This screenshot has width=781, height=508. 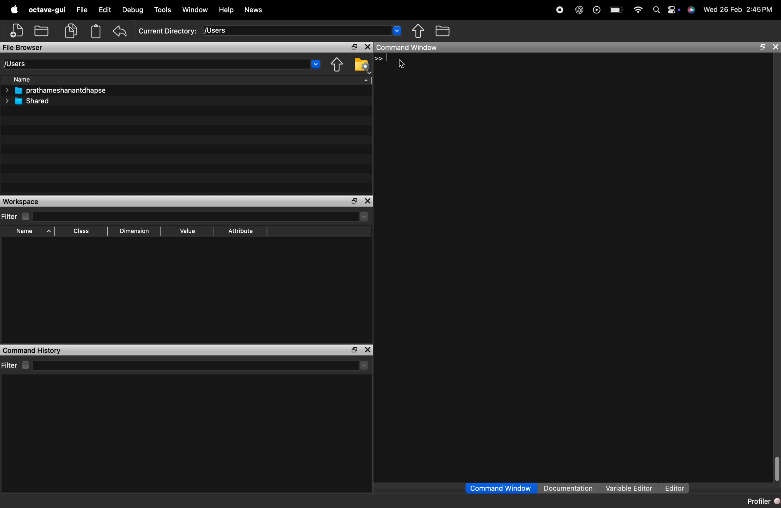 I want to click on add, so click(x=13, y=31).